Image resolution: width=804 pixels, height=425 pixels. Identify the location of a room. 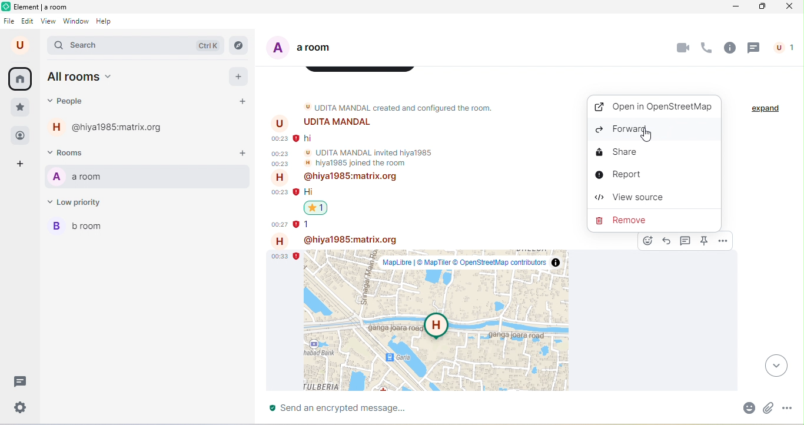
(77, 176).